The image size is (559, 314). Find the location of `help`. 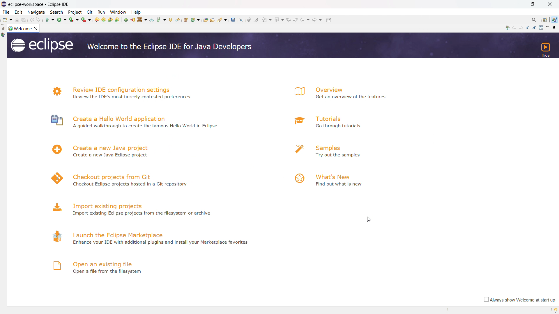

help is located at coordinates (139, 12).